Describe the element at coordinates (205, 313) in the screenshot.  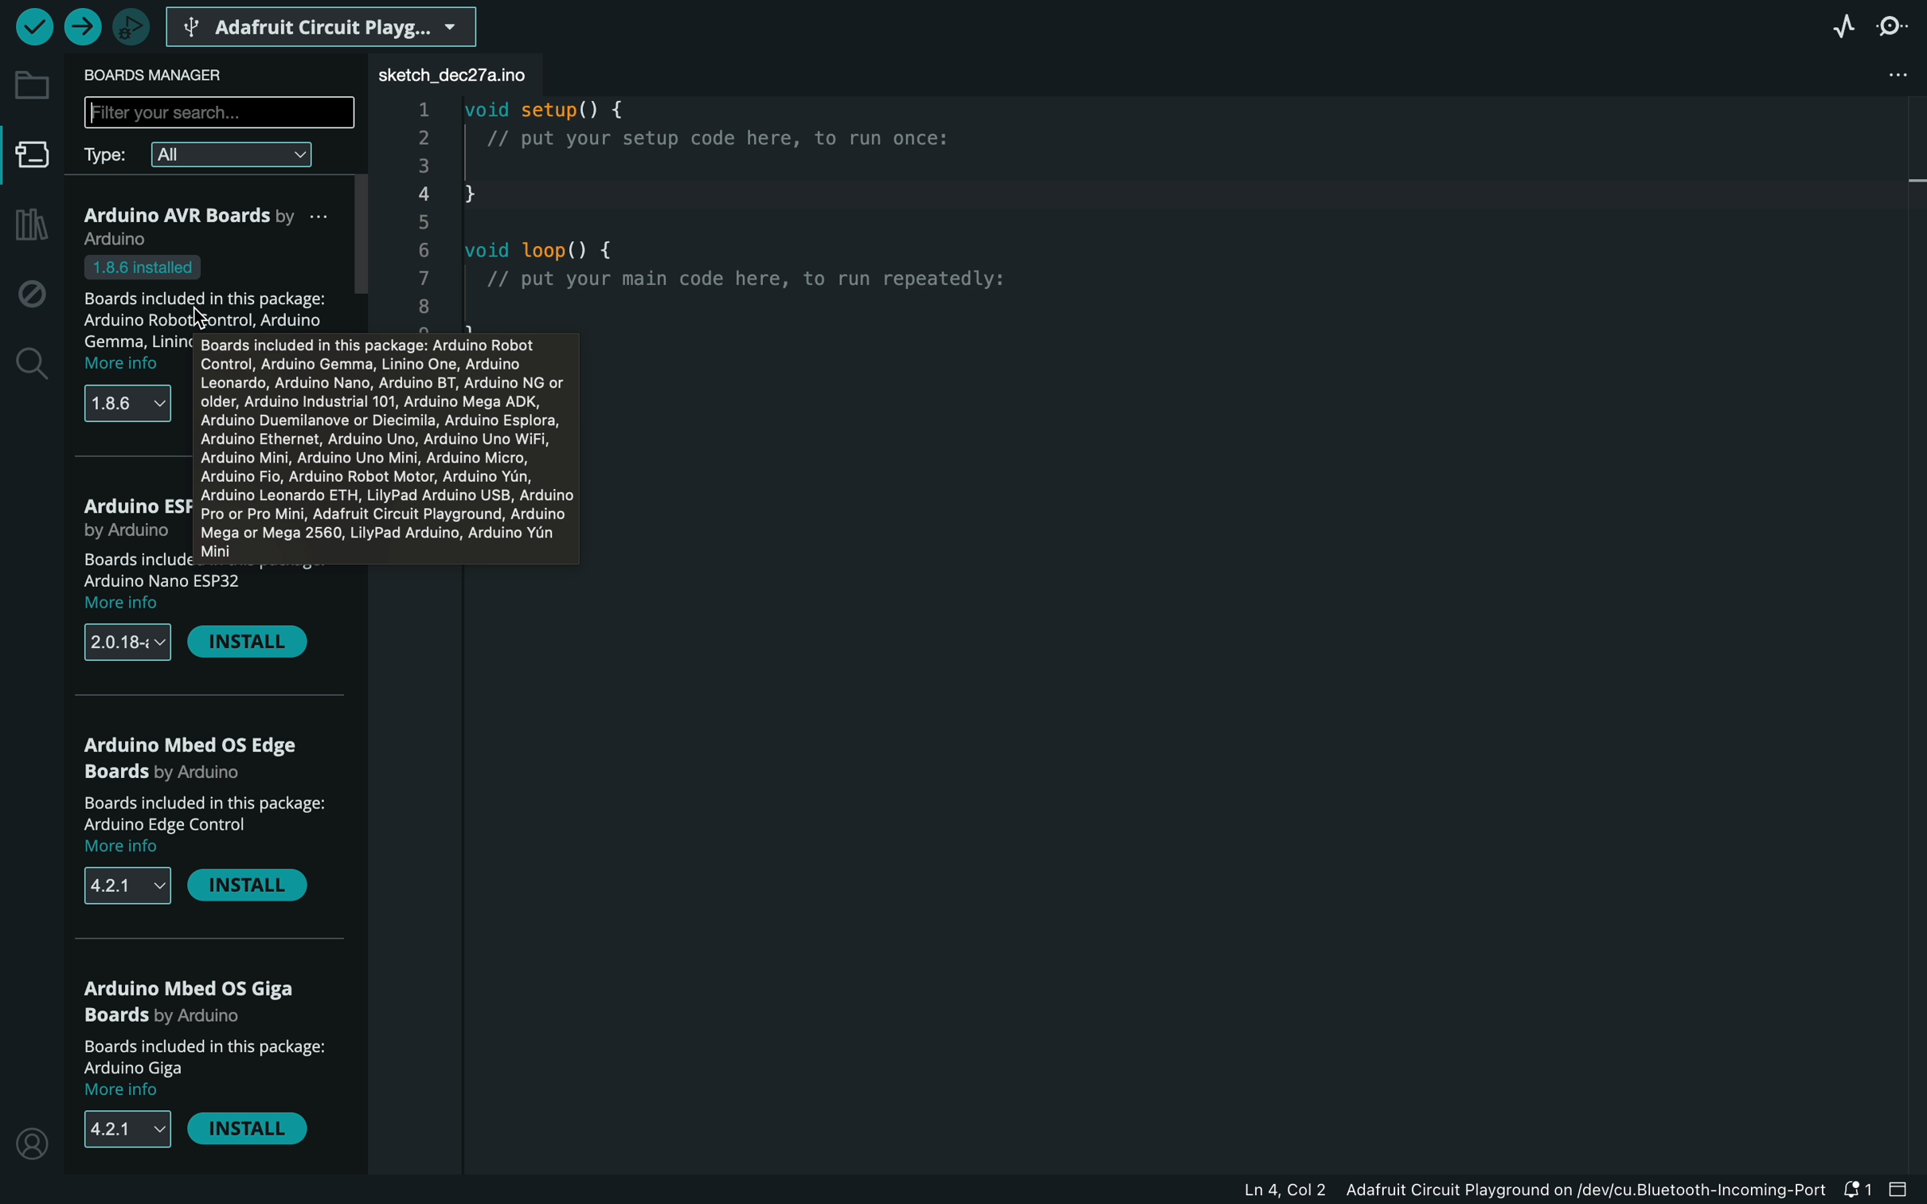
I see `cursor` at that location.